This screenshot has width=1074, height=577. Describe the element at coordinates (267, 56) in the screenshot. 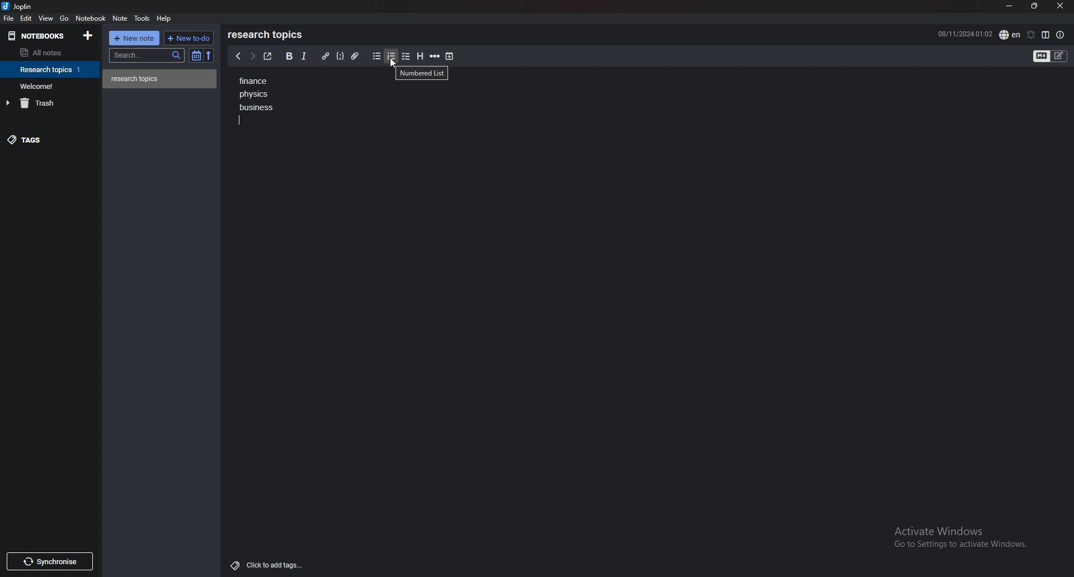

I see `toggle external editor` at that location.